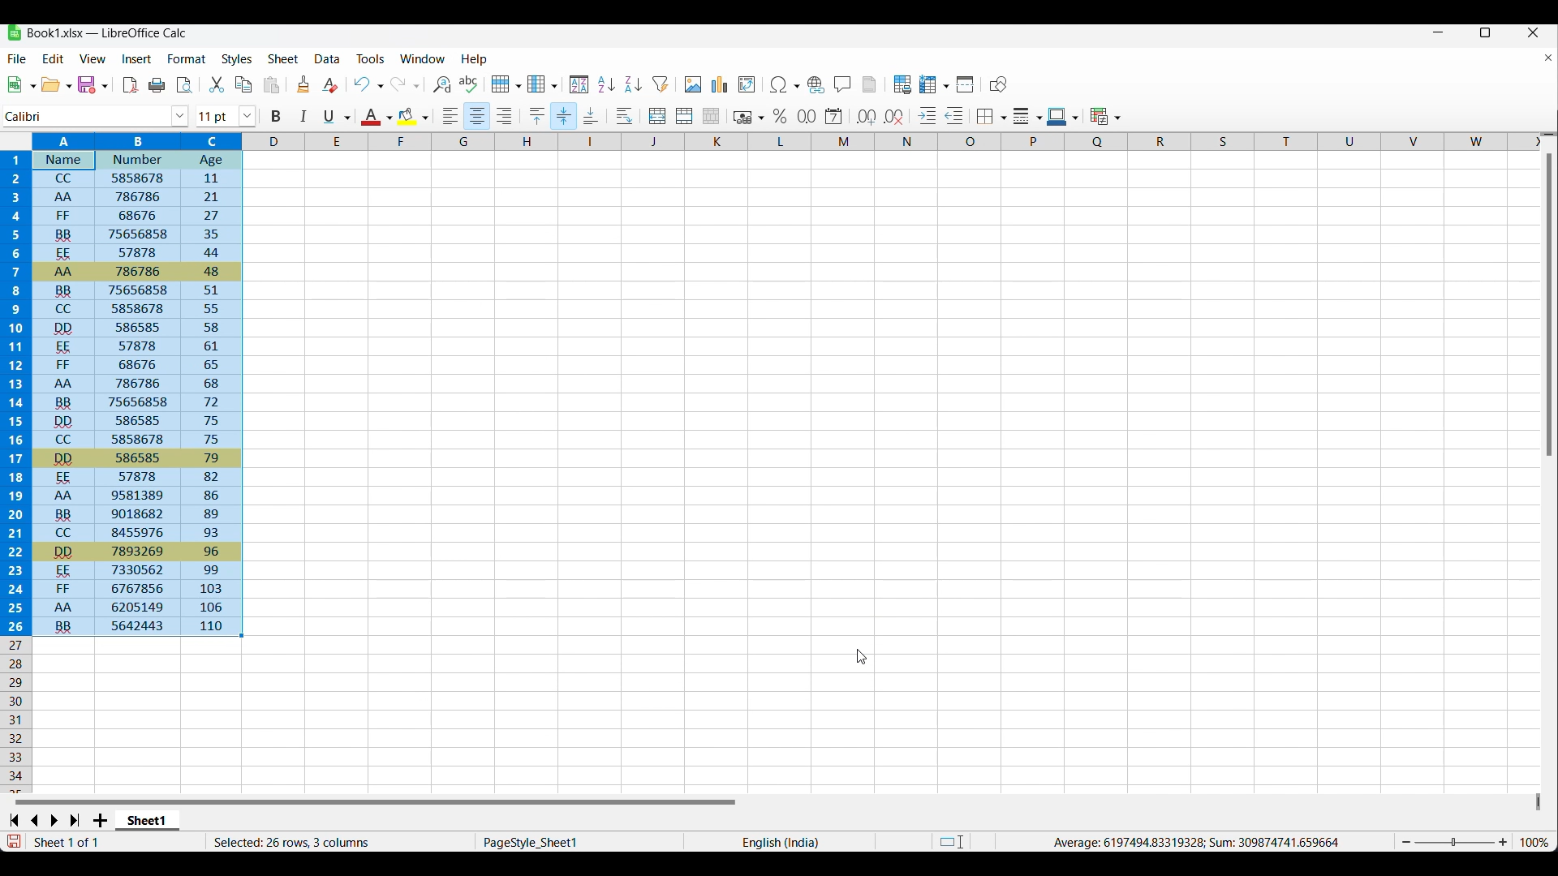 This screenshot has width=1558, height=876. What do you see at coordinates (564, 116) in the screenshot?
I see `Align center` at bounding box center [564, 116].